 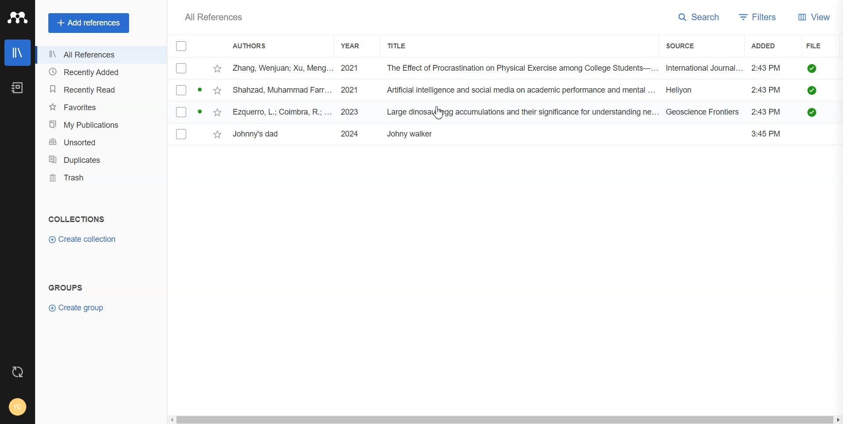 What do you see at coordinates (254, 44) in the screenshot?
I see `Authors` at bounding box center [254, 44].